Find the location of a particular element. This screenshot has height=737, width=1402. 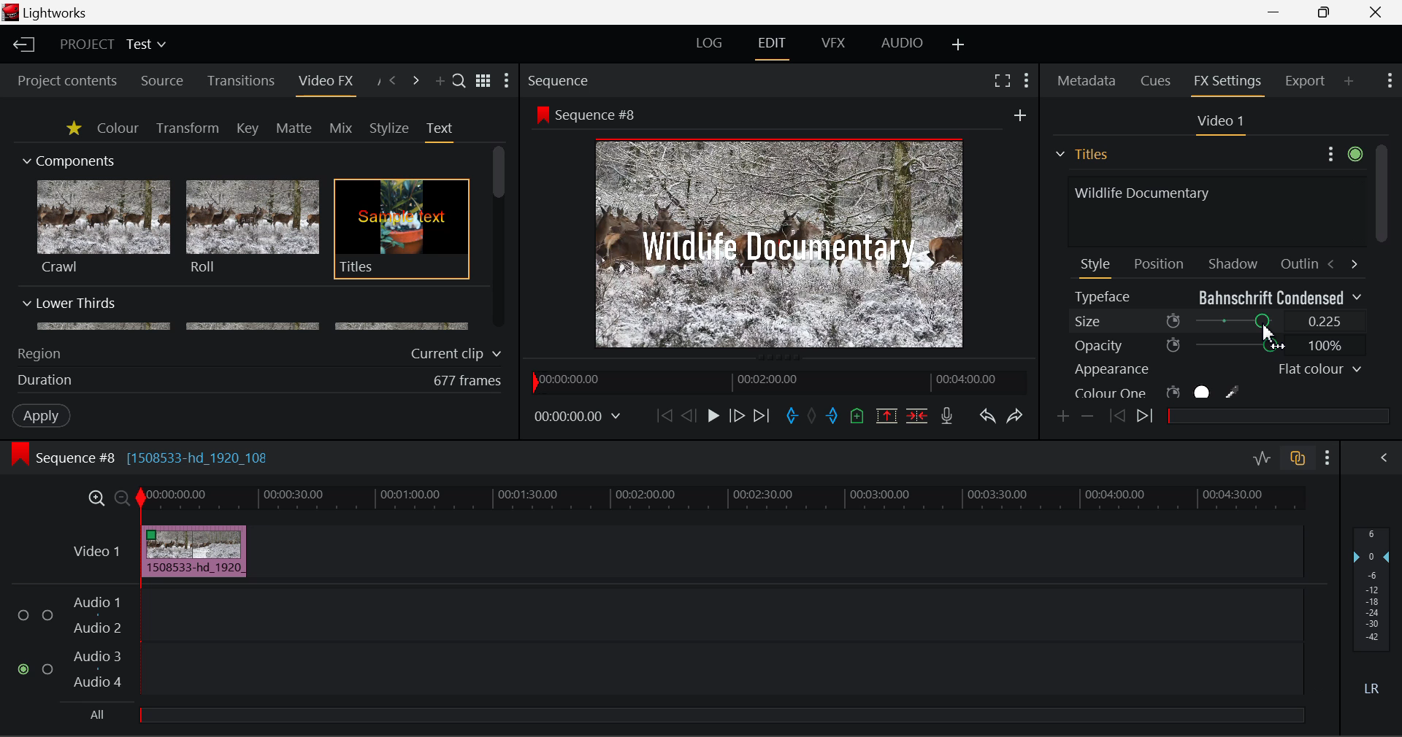

Titles Section is located at coordinates (1081, 154).